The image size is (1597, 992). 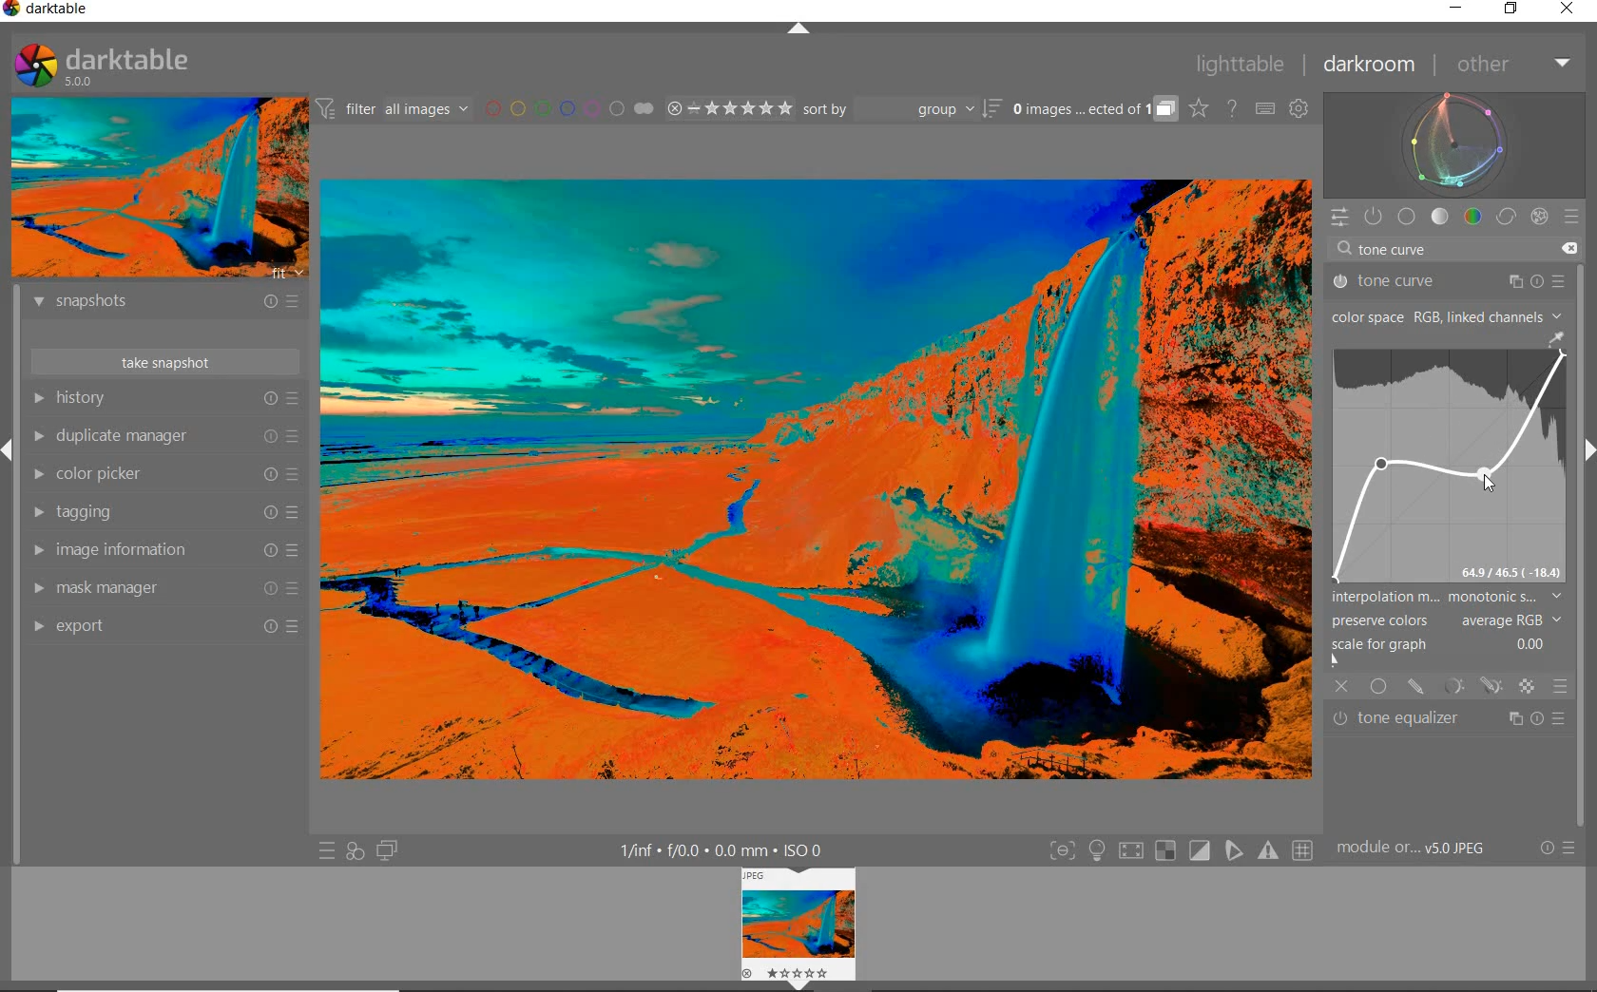 I want to click on tagging, so click(x=164, y=512).